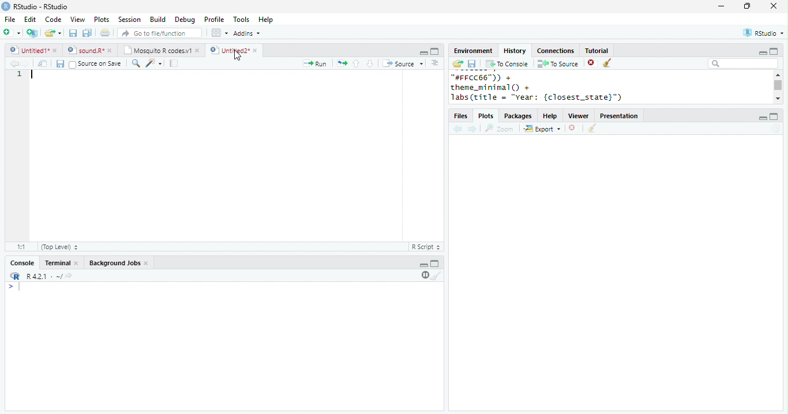 Image resolution: width=788 pixels, height=414 pixels. What do you see at coordinates (56, 264) in the screenshot?
I see `terminal` at bounding box center [56, 264].